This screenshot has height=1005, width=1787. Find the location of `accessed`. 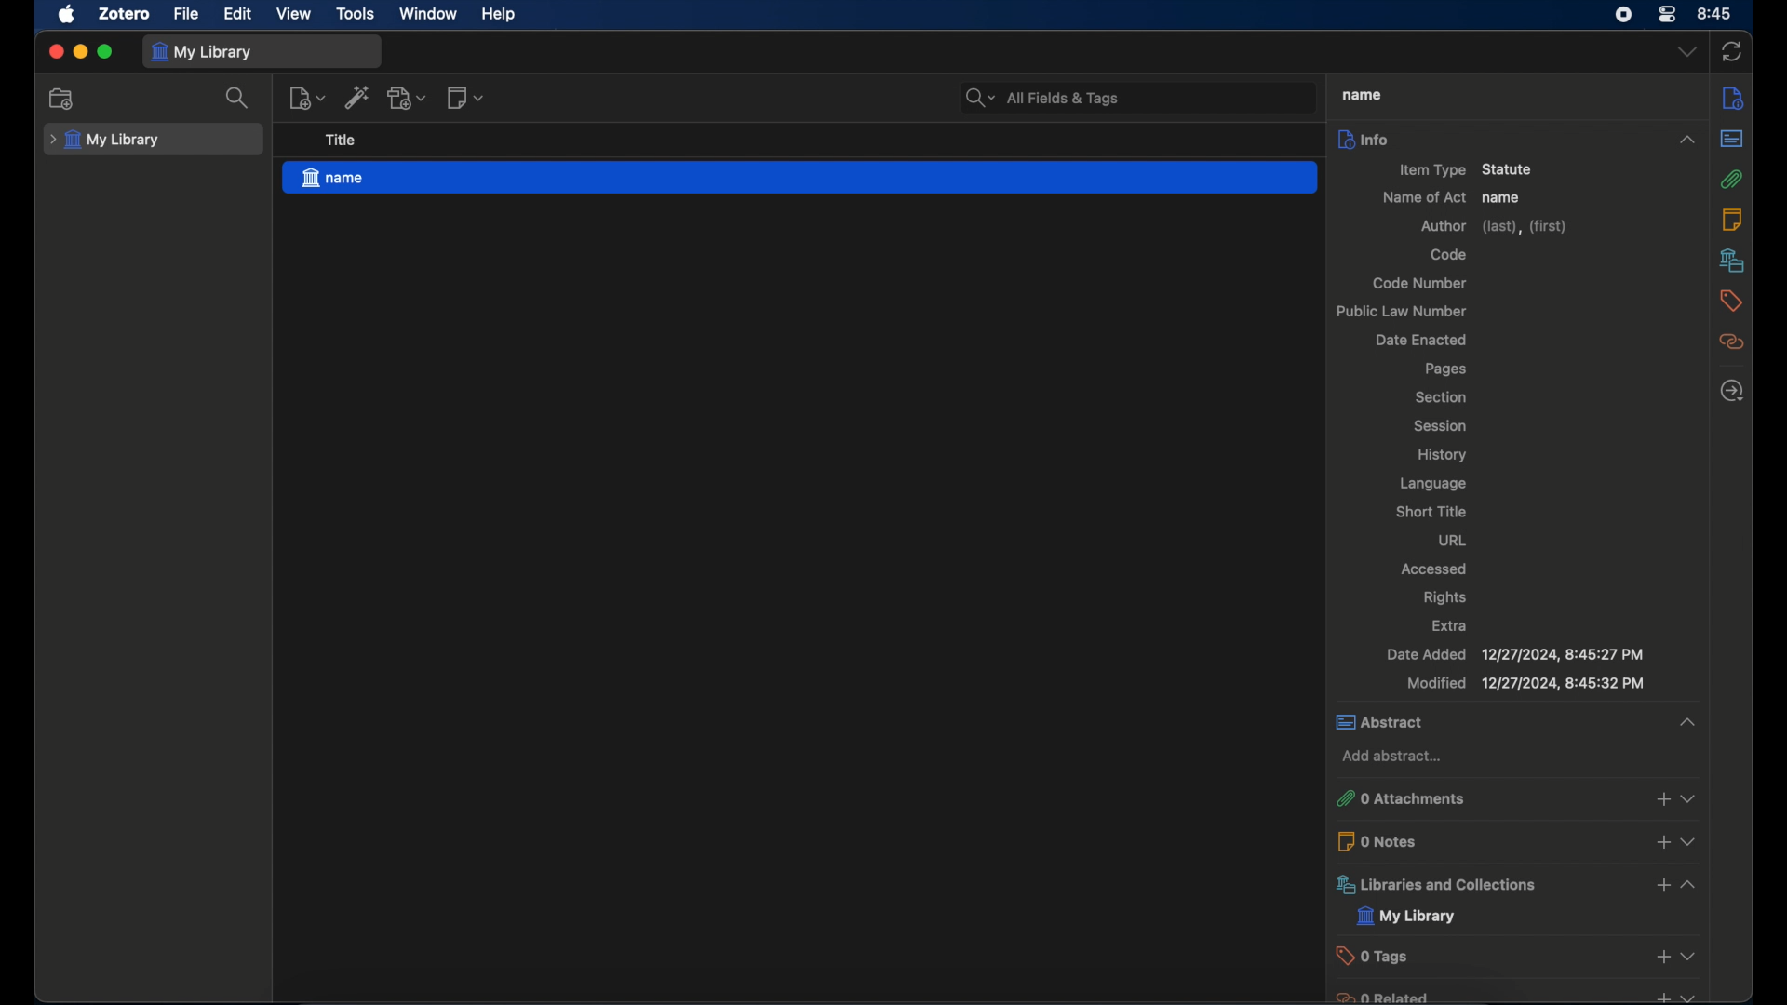

accessed is located at coordinates (1435, 569).